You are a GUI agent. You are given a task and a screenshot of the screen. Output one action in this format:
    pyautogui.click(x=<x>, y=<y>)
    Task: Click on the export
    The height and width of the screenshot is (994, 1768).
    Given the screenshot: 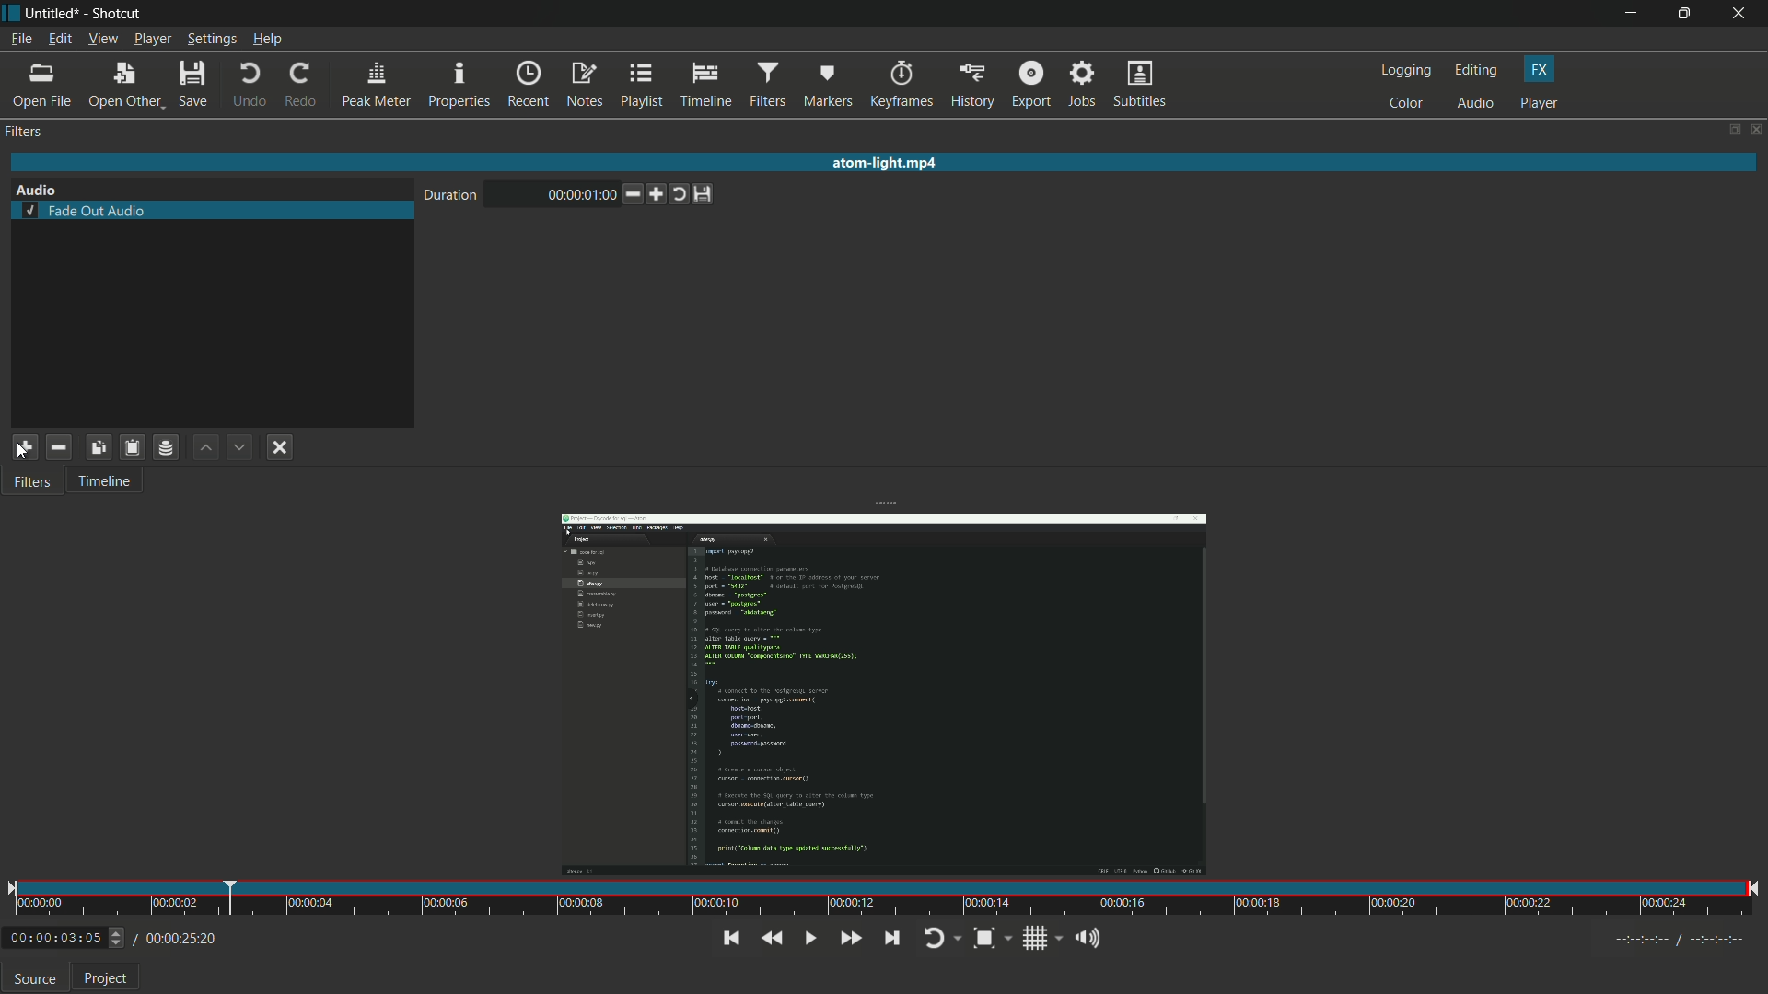 What is the action you would take?
    pyautogui.click(x=1030, y=83)
    